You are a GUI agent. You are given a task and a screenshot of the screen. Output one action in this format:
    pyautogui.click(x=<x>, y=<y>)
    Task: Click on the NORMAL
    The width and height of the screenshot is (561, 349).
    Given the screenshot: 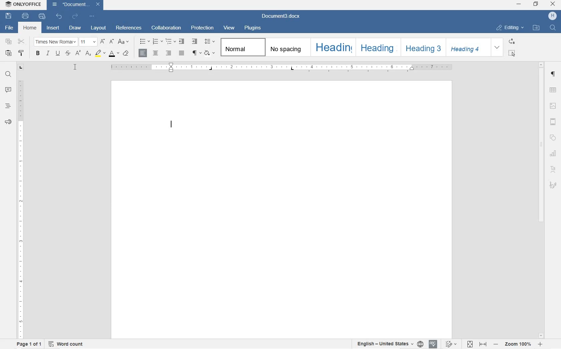 What is the action you would take?
    pyautogui.click(x=242, y=47)
    